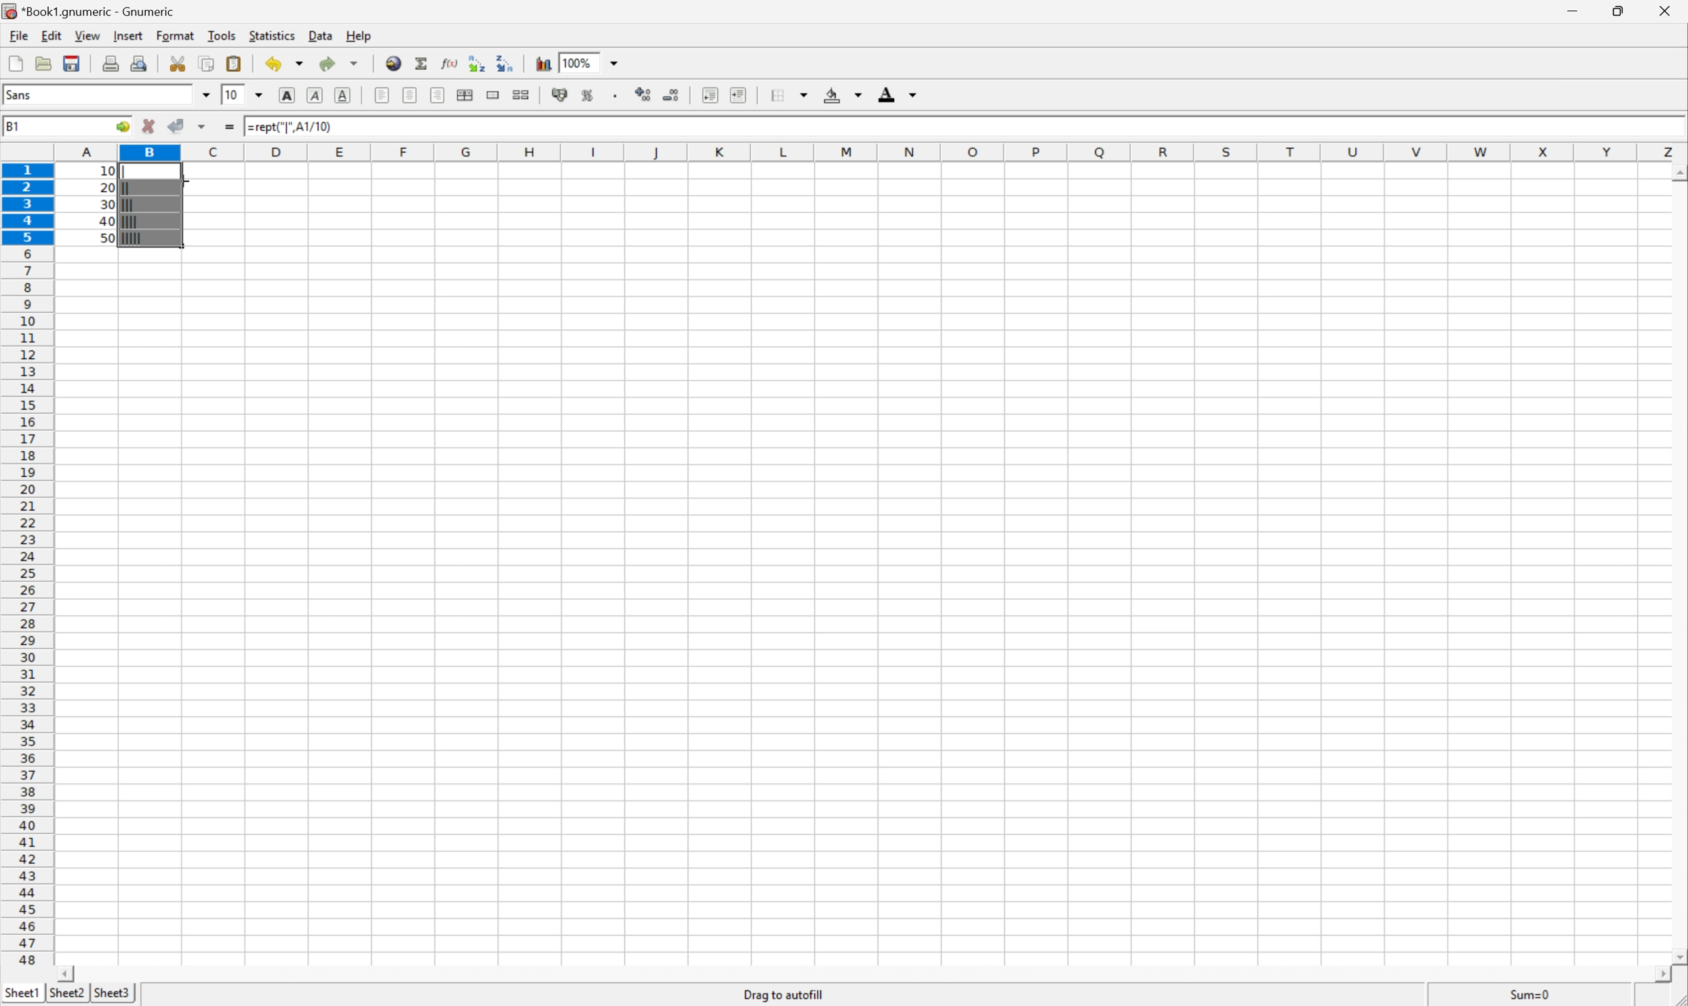  What do you see at coordinates (87, 35) in the screenshot?
I see `View` at bounding box center [87, 35].